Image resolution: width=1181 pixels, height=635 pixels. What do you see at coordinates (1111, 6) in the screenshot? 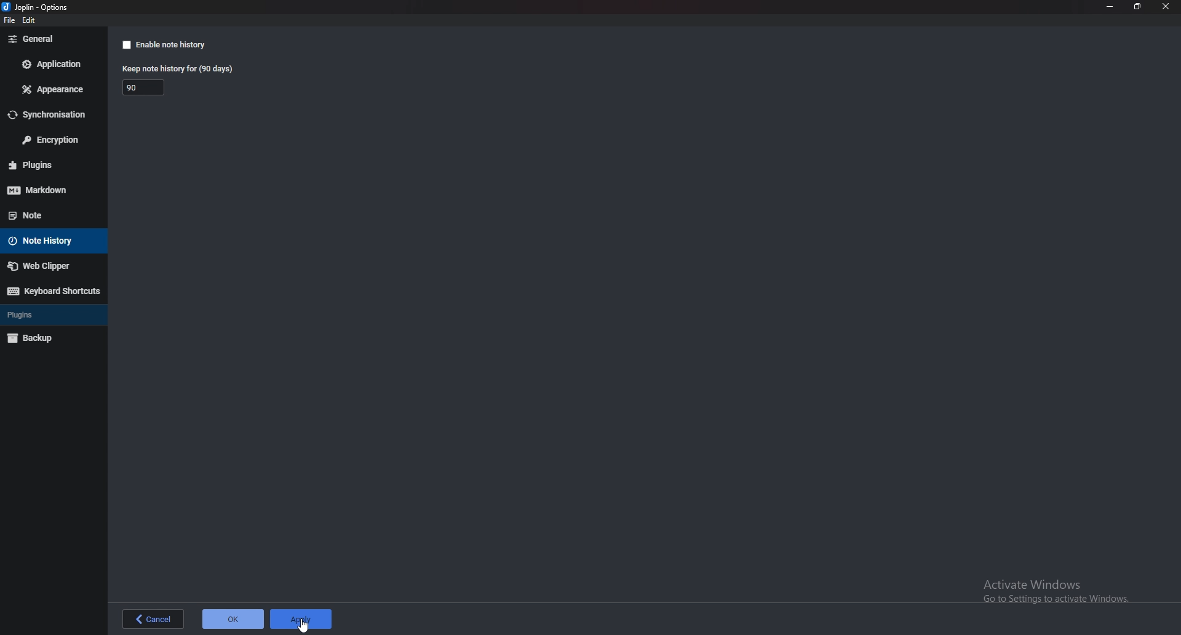
I see `minimize` at bounding box center [1111, 6].